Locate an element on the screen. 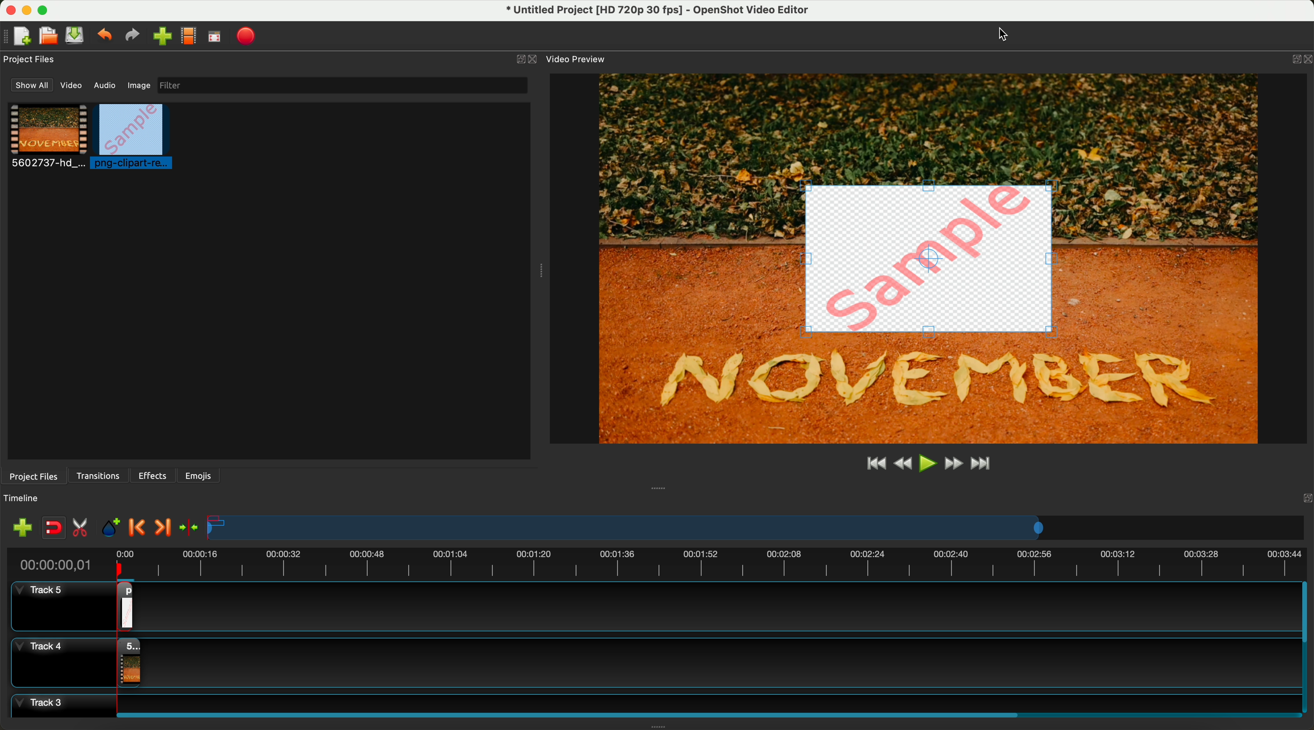  filter is located at coordinates (340, 85).